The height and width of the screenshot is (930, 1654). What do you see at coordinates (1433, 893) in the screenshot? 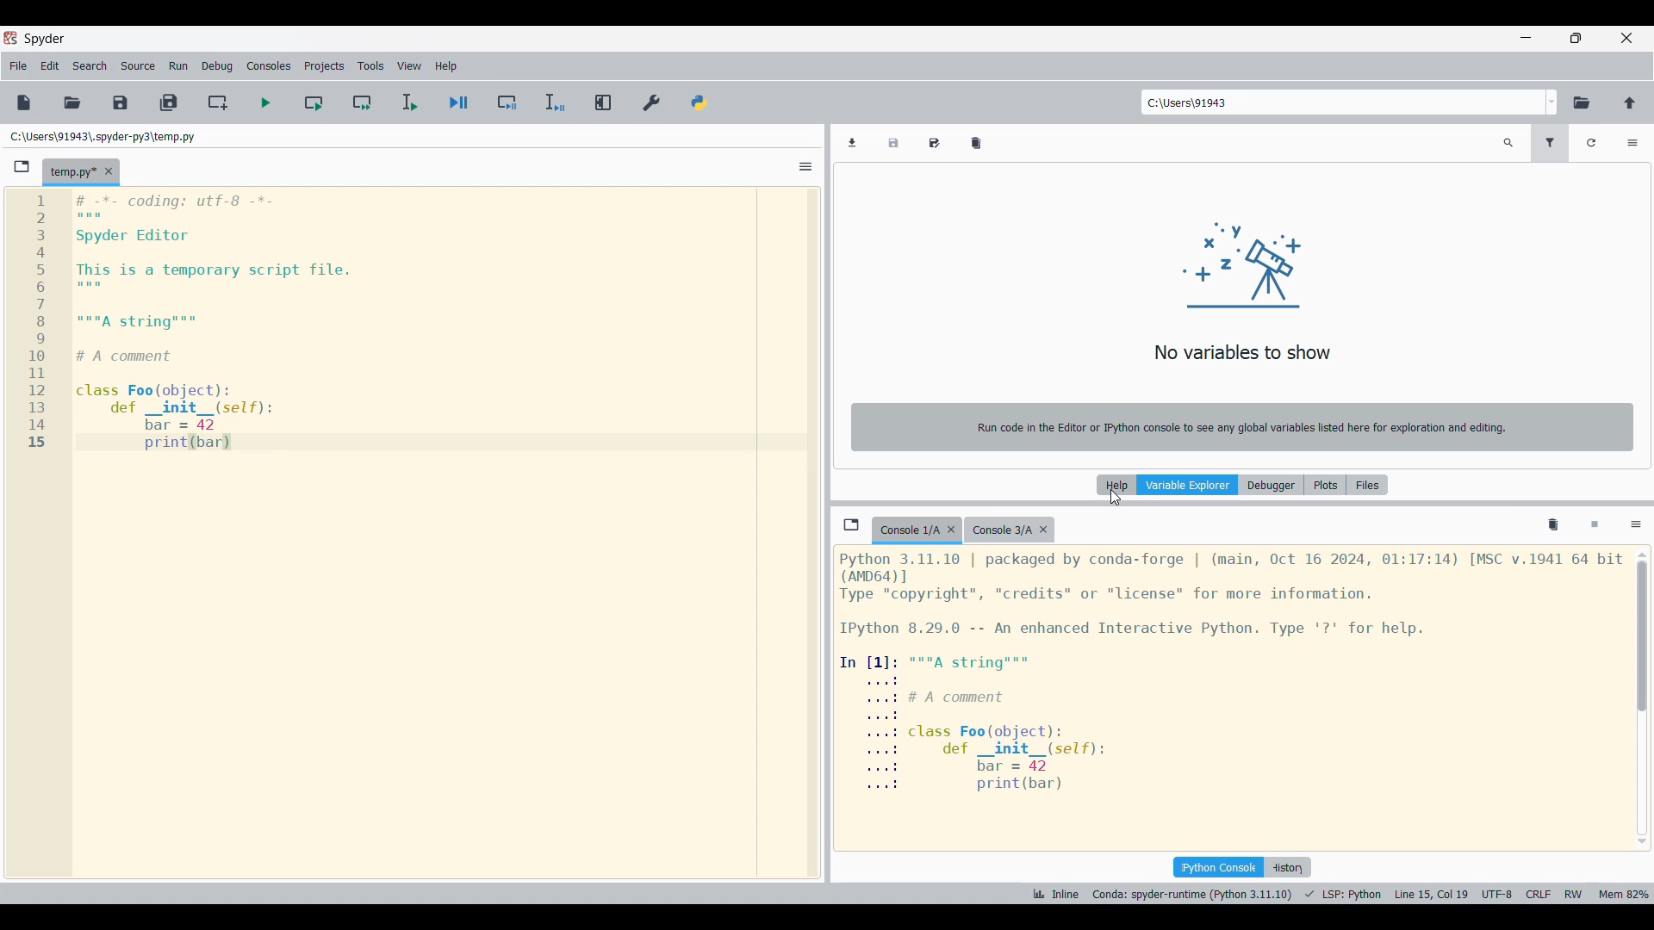
I see `line 15 col 9` at bounding box center [1433, 893].